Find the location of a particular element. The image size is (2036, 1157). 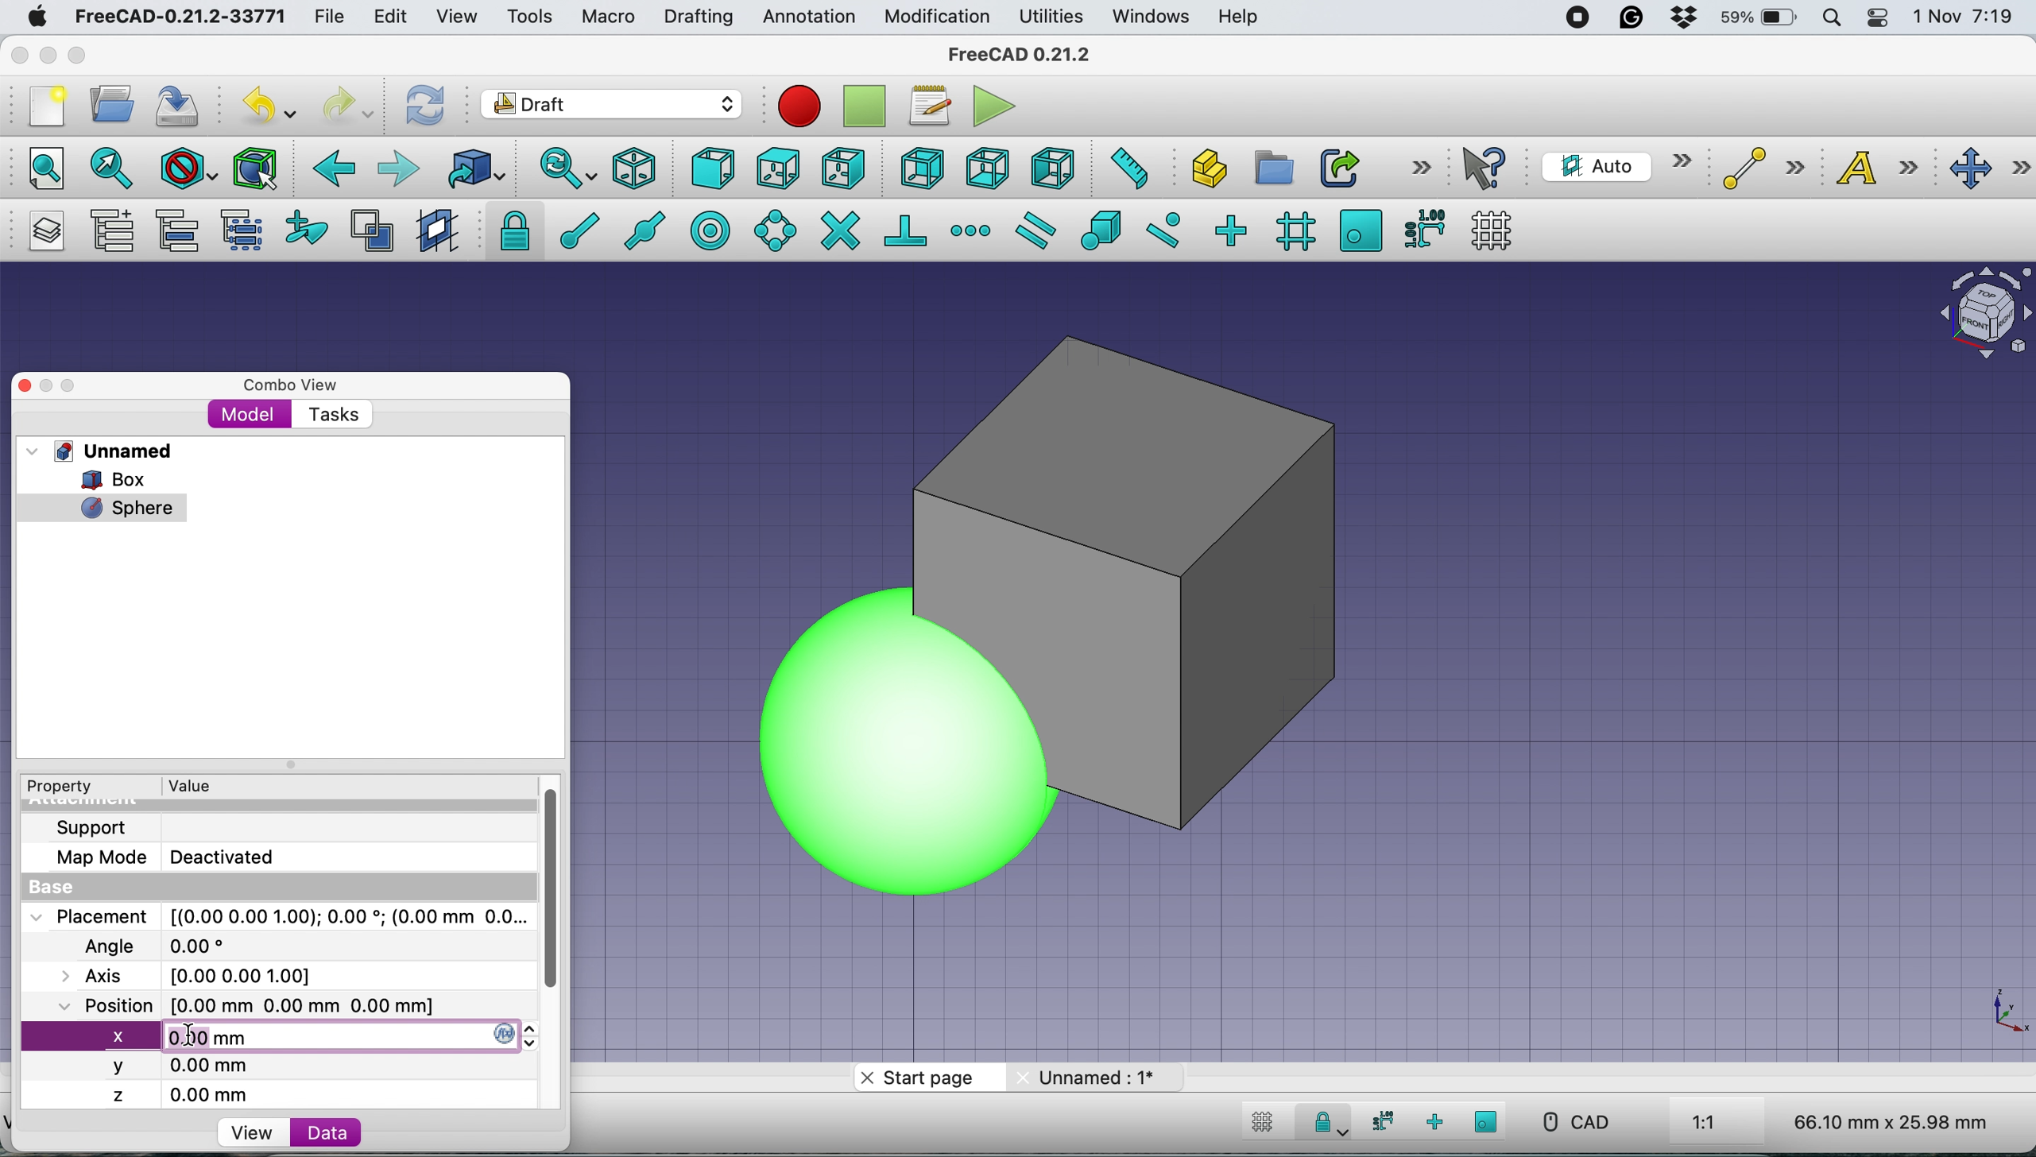

move is located at coordinates (1991, 169).